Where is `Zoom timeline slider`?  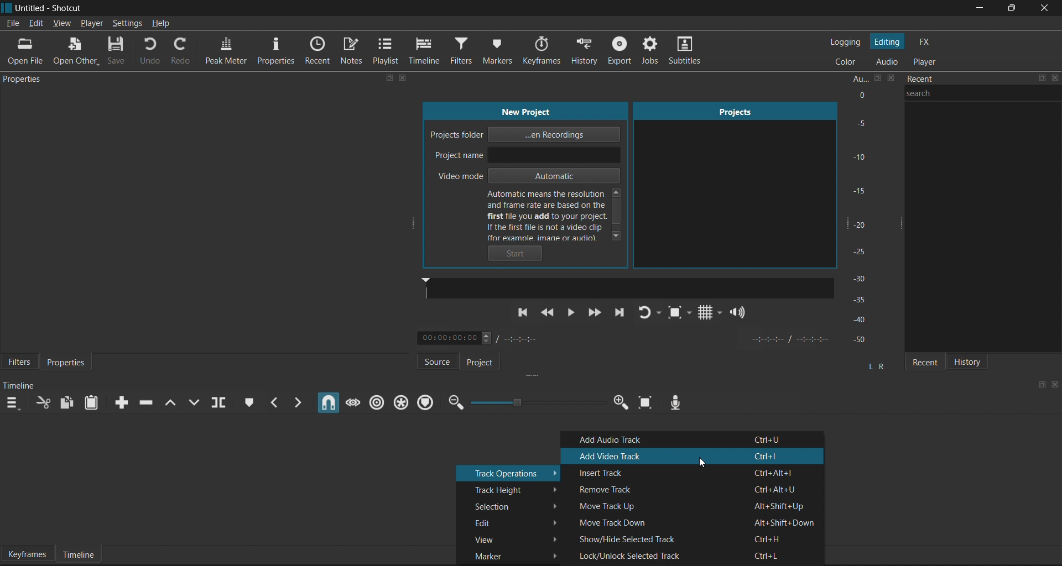 Zoom timeline slider is located at coordinates (535, 403).